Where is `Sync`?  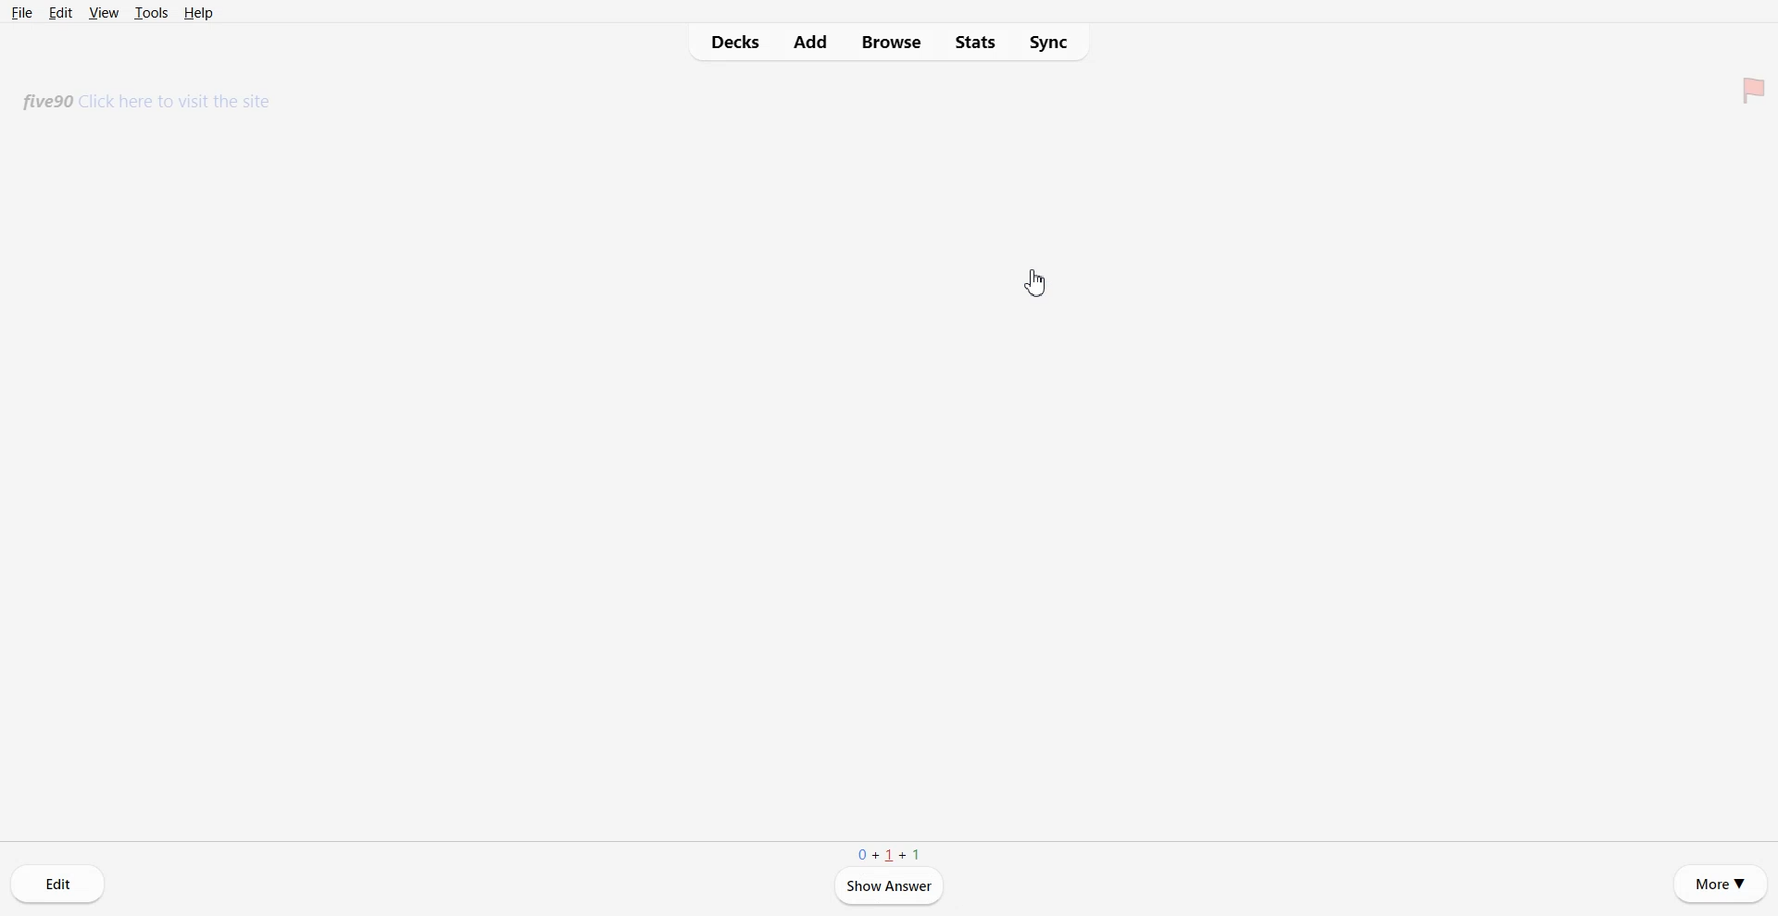
Sync is located at coordinates (1051, 43).